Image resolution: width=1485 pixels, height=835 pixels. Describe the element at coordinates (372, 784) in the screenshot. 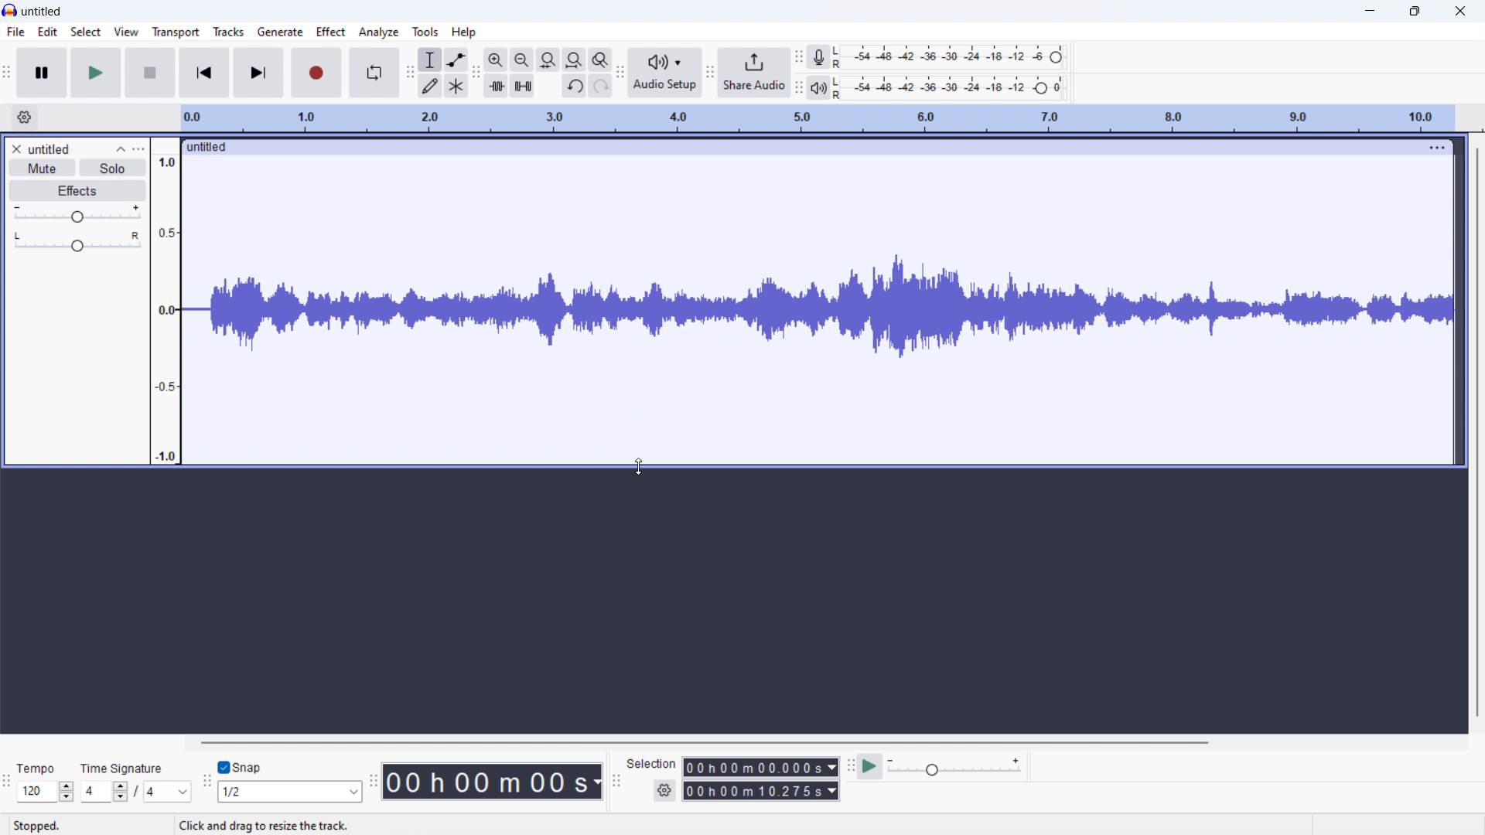

I see `time toolbar` at that location.